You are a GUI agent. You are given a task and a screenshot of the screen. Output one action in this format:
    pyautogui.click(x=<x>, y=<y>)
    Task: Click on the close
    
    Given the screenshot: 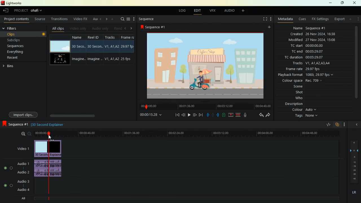 What is the action you would take?
    pyautogui.click(x=355, y=3)
    